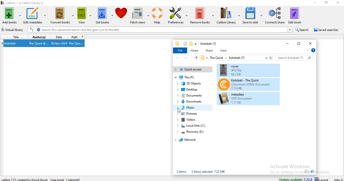  Describe the element at coordinates (178, 58) in the screenshot. I see `back file path` at that location.